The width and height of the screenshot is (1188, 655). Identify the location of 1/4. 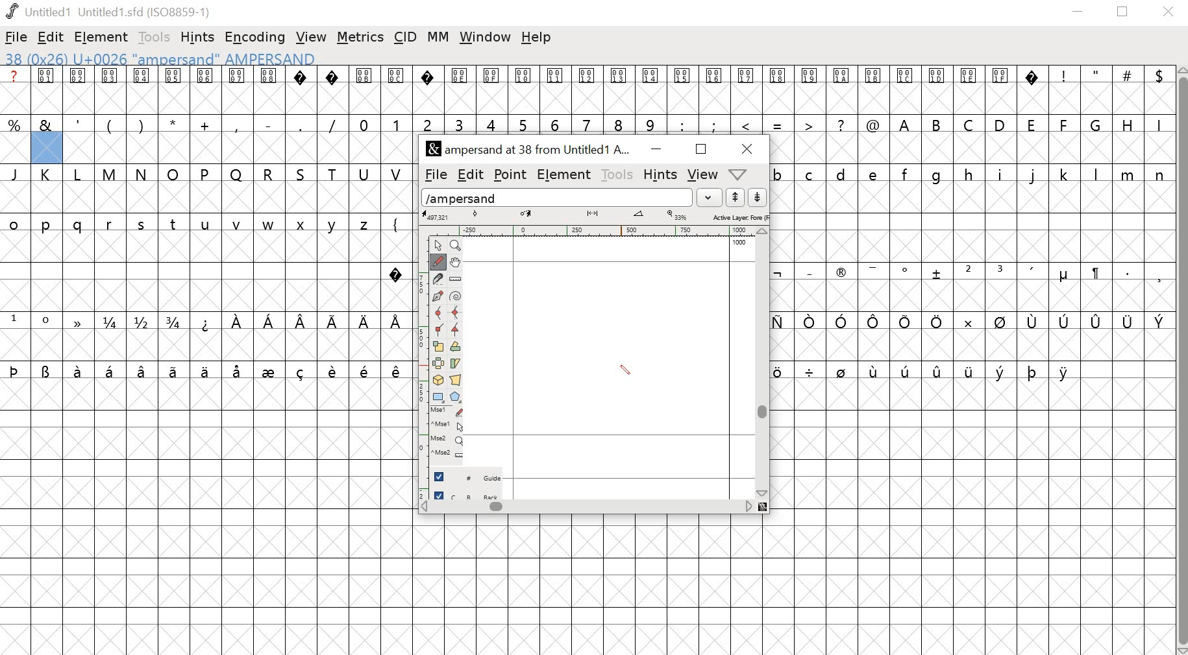
(112, 322).